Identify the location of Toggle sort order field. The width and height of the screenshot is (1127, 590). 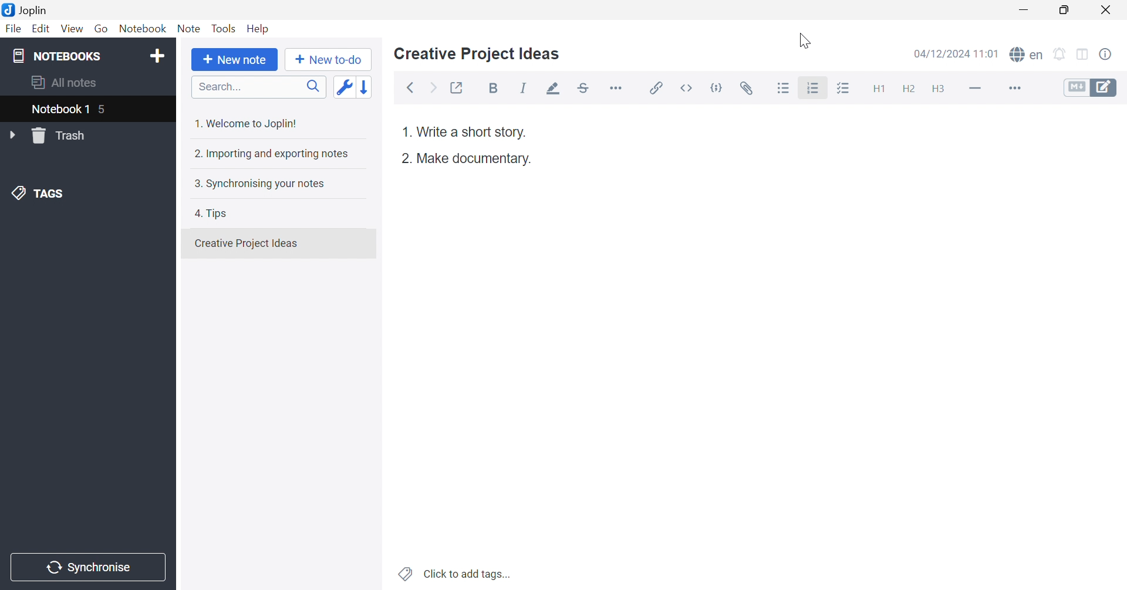
(345, 87).